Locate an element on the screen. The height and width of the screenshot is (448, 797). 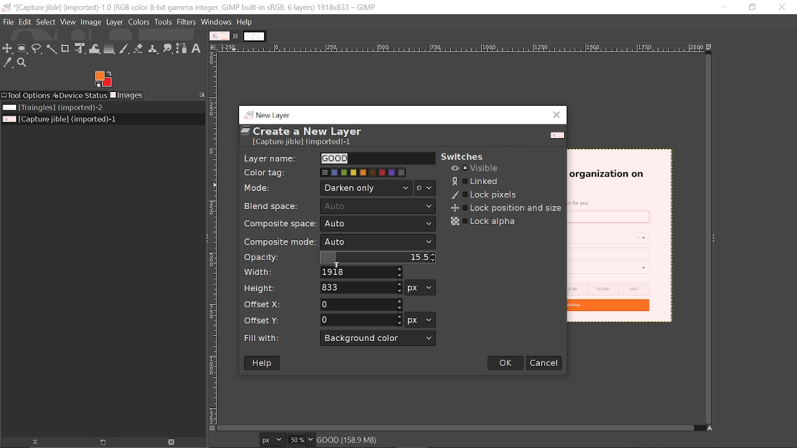
Edit is located at coordinates (25, 22).